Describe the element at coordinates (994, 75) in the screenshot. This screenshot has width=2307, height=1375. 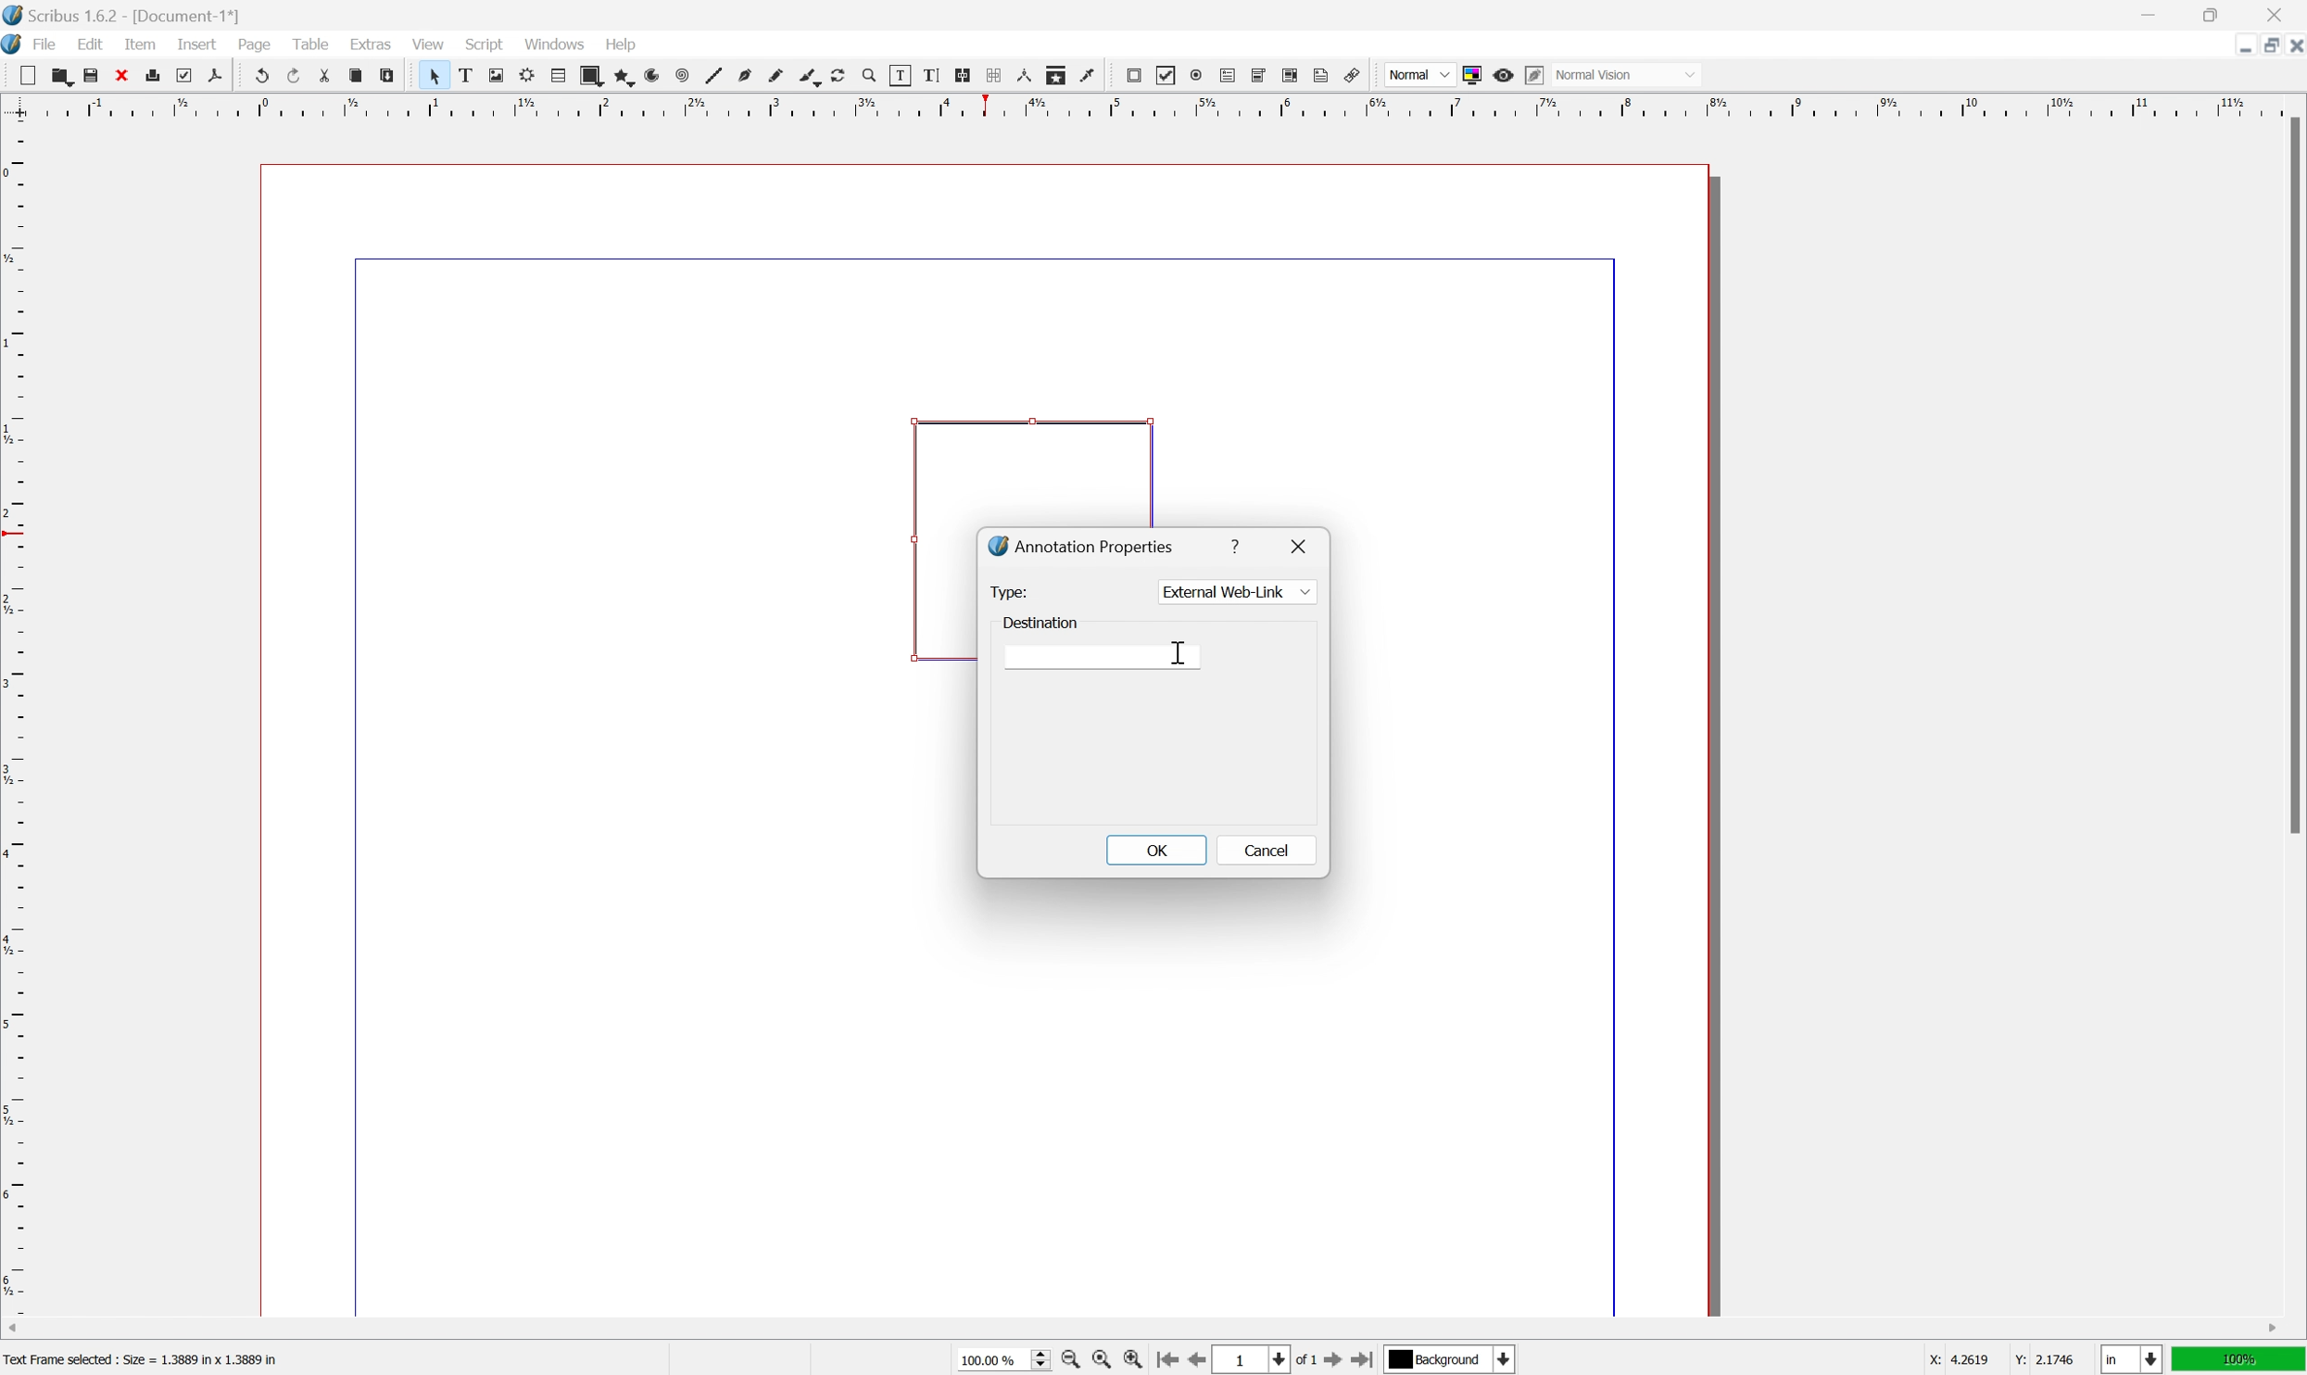
I see `unlink text frames` at that location.